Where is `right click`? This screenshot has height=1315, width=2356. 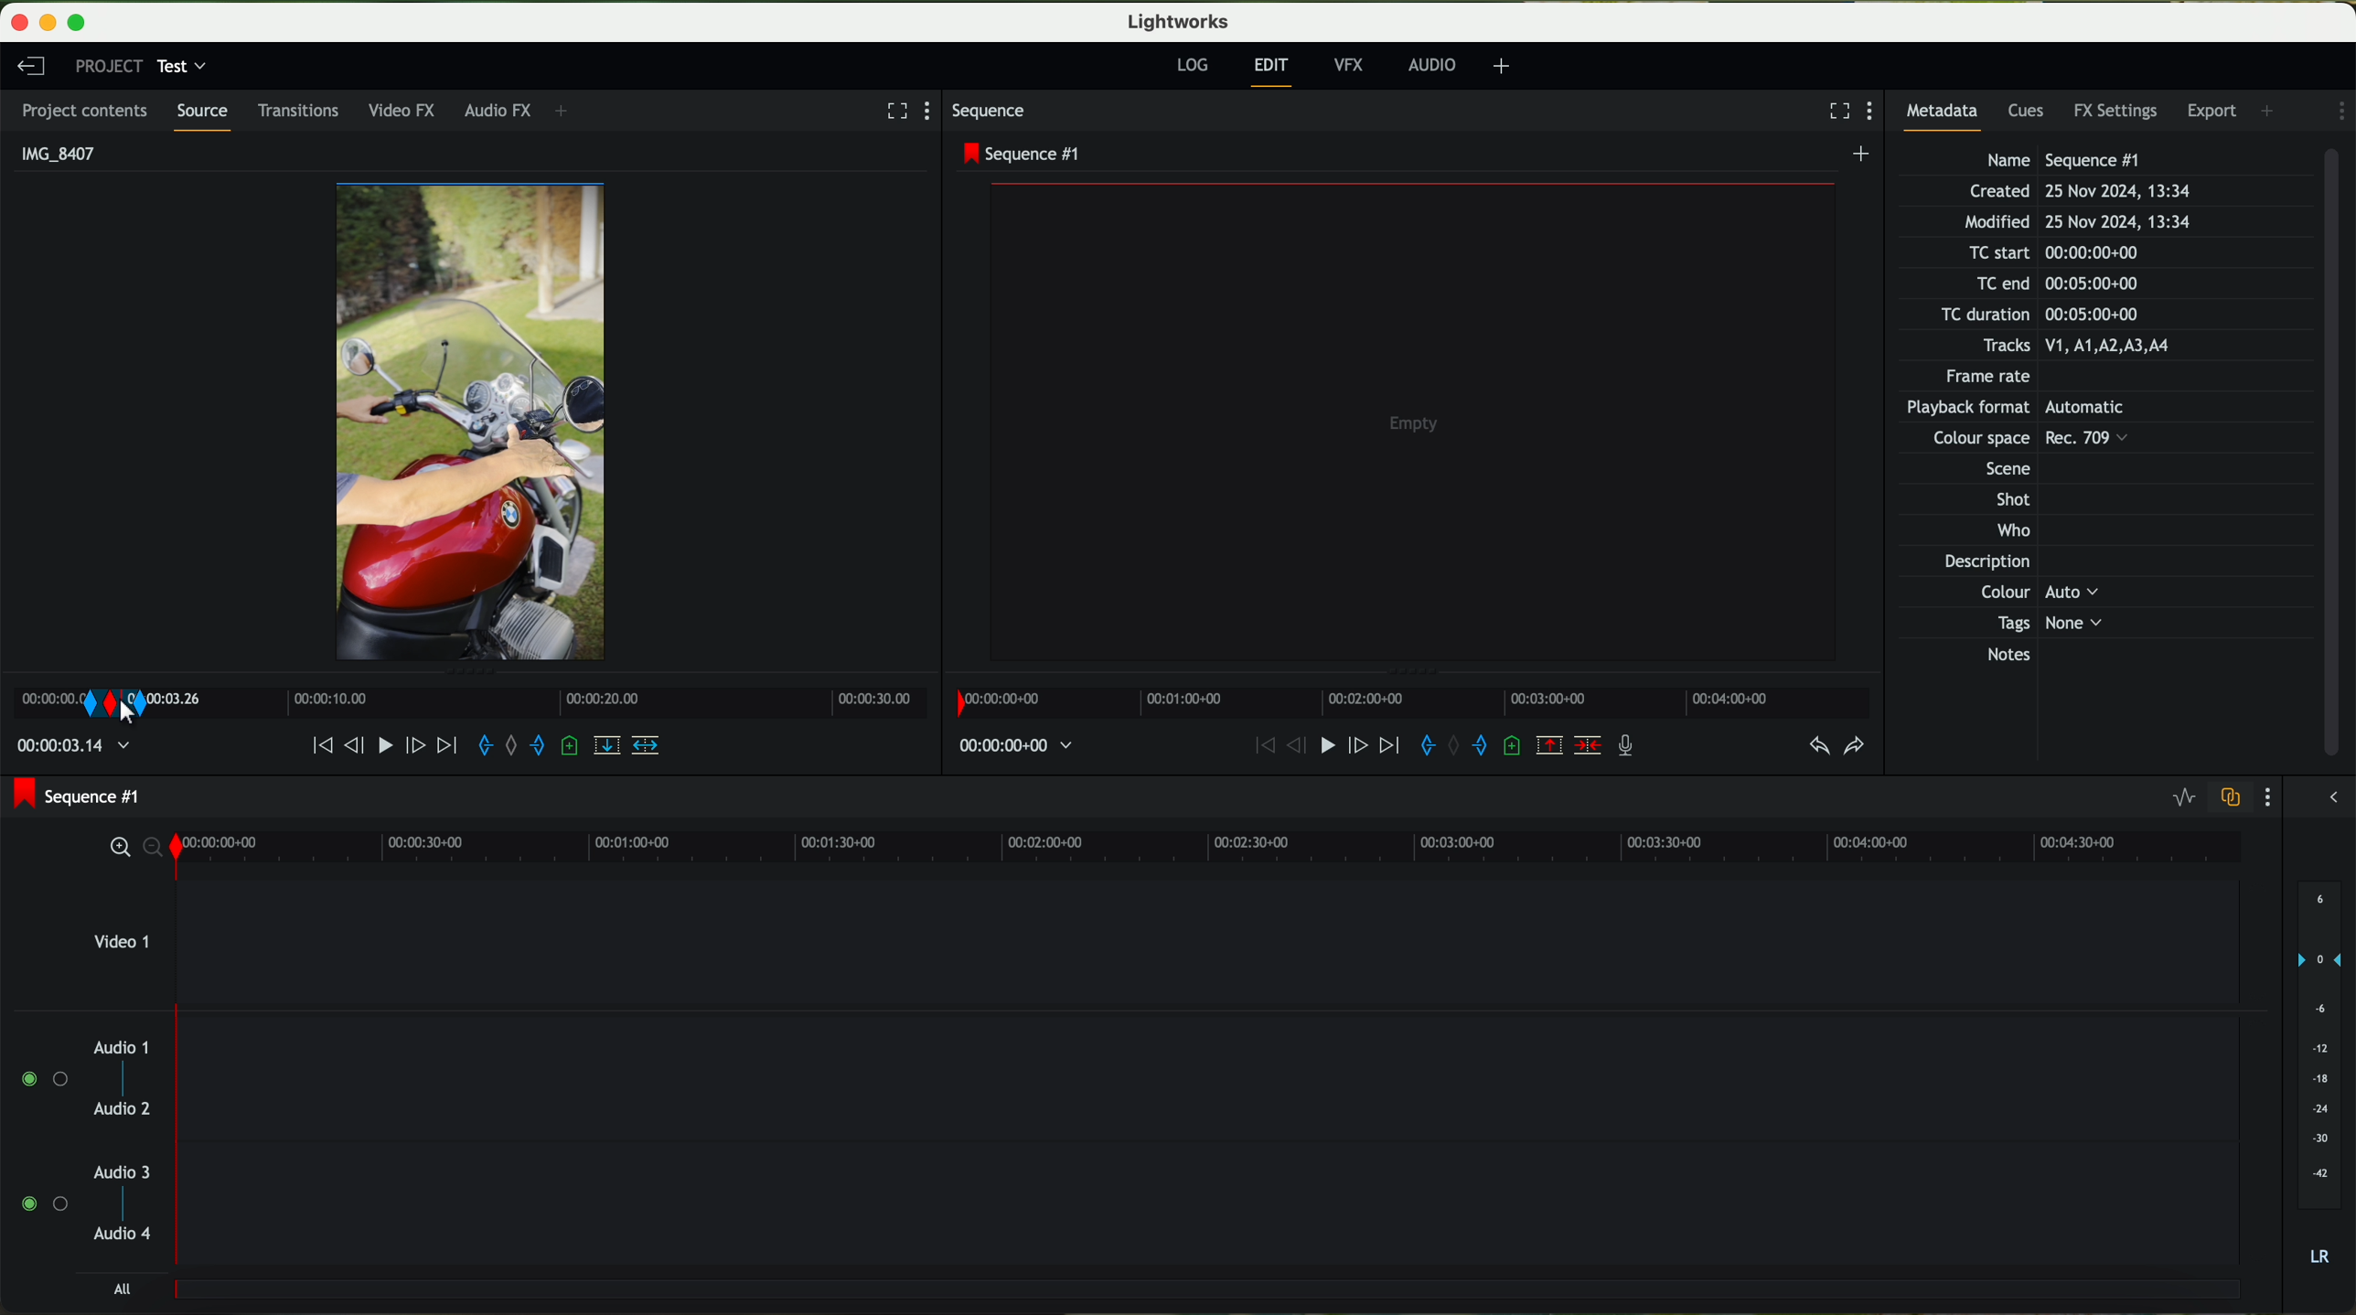
right click is located at coordinates (133, 711).